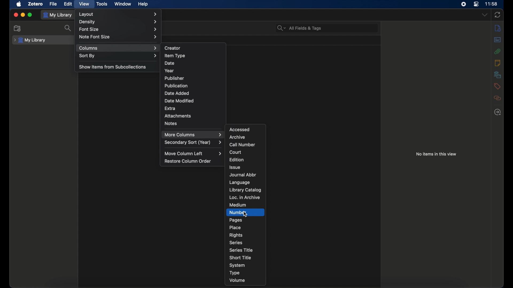 This screenshot has width=513, height=288. What do you see at coordinates (497, 62) in the screenshot?
I see `notes` at bounding box center [497, 62].